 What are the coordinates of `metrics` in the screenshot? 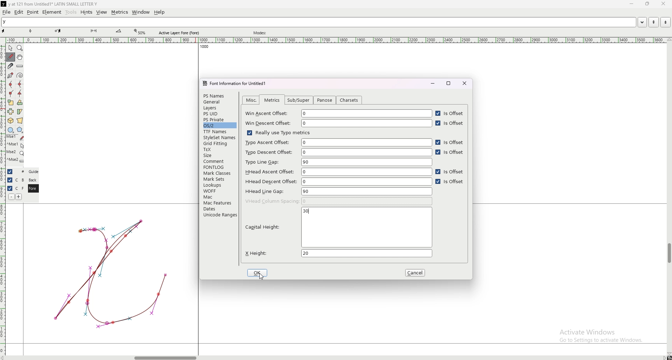 It's located at (119, 12).